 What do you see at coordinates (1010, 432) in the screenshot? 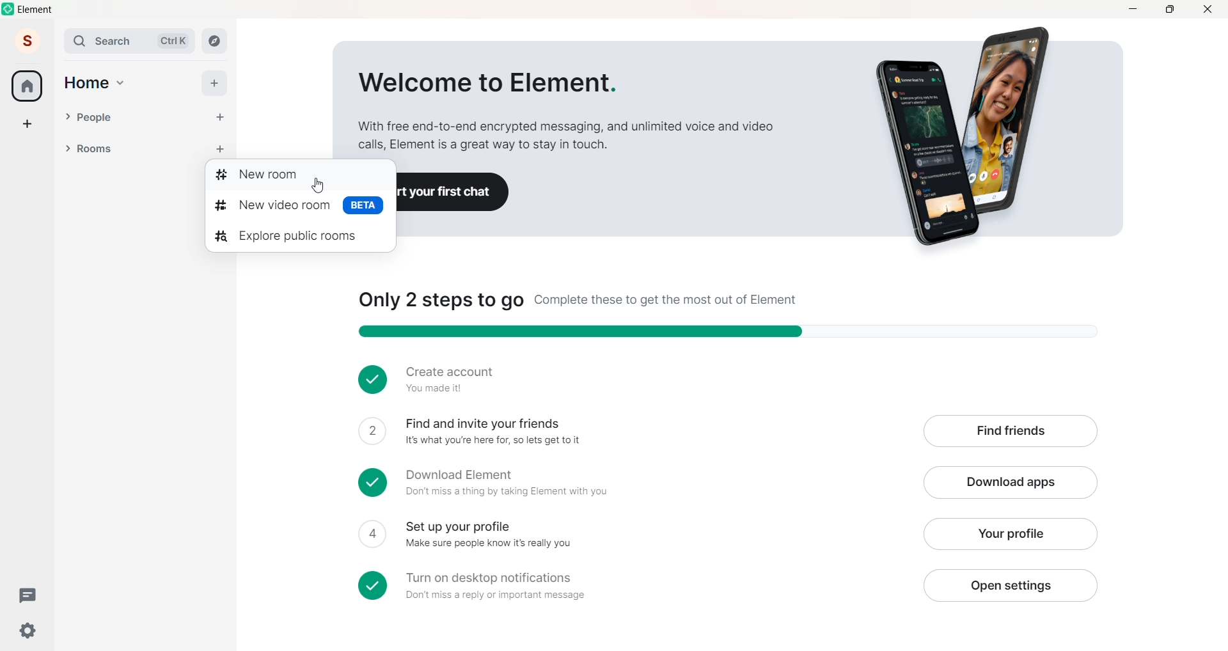
I see `Find Friends` at bounding box center [1010, 432].